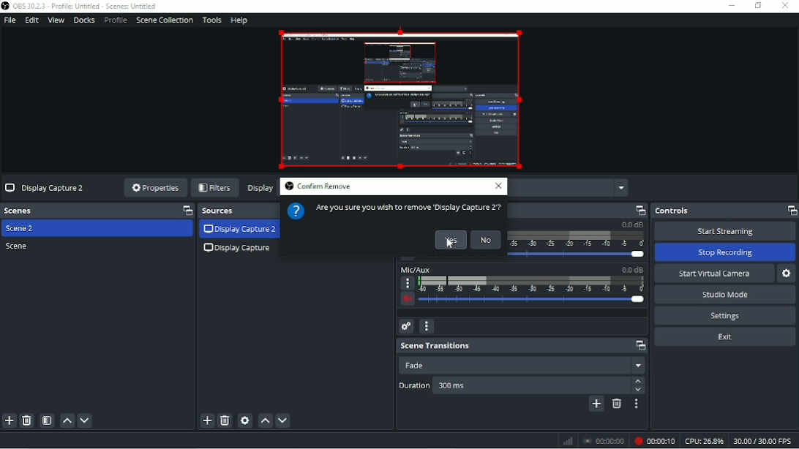  What do you see at coordinates (151, 188) in the screenshot?
I see `Properties` at bounding box center [151, 188].